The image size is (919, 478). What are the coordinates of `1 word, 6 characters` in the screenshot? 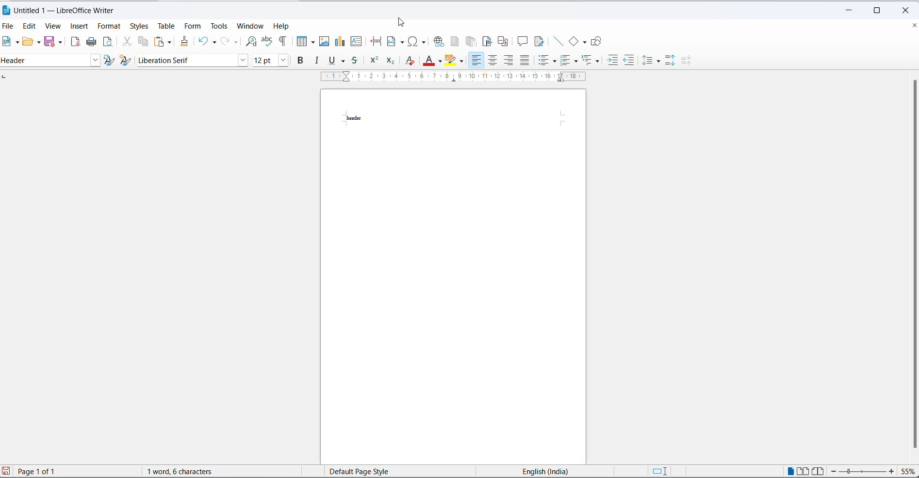 It's located at (192, 471).